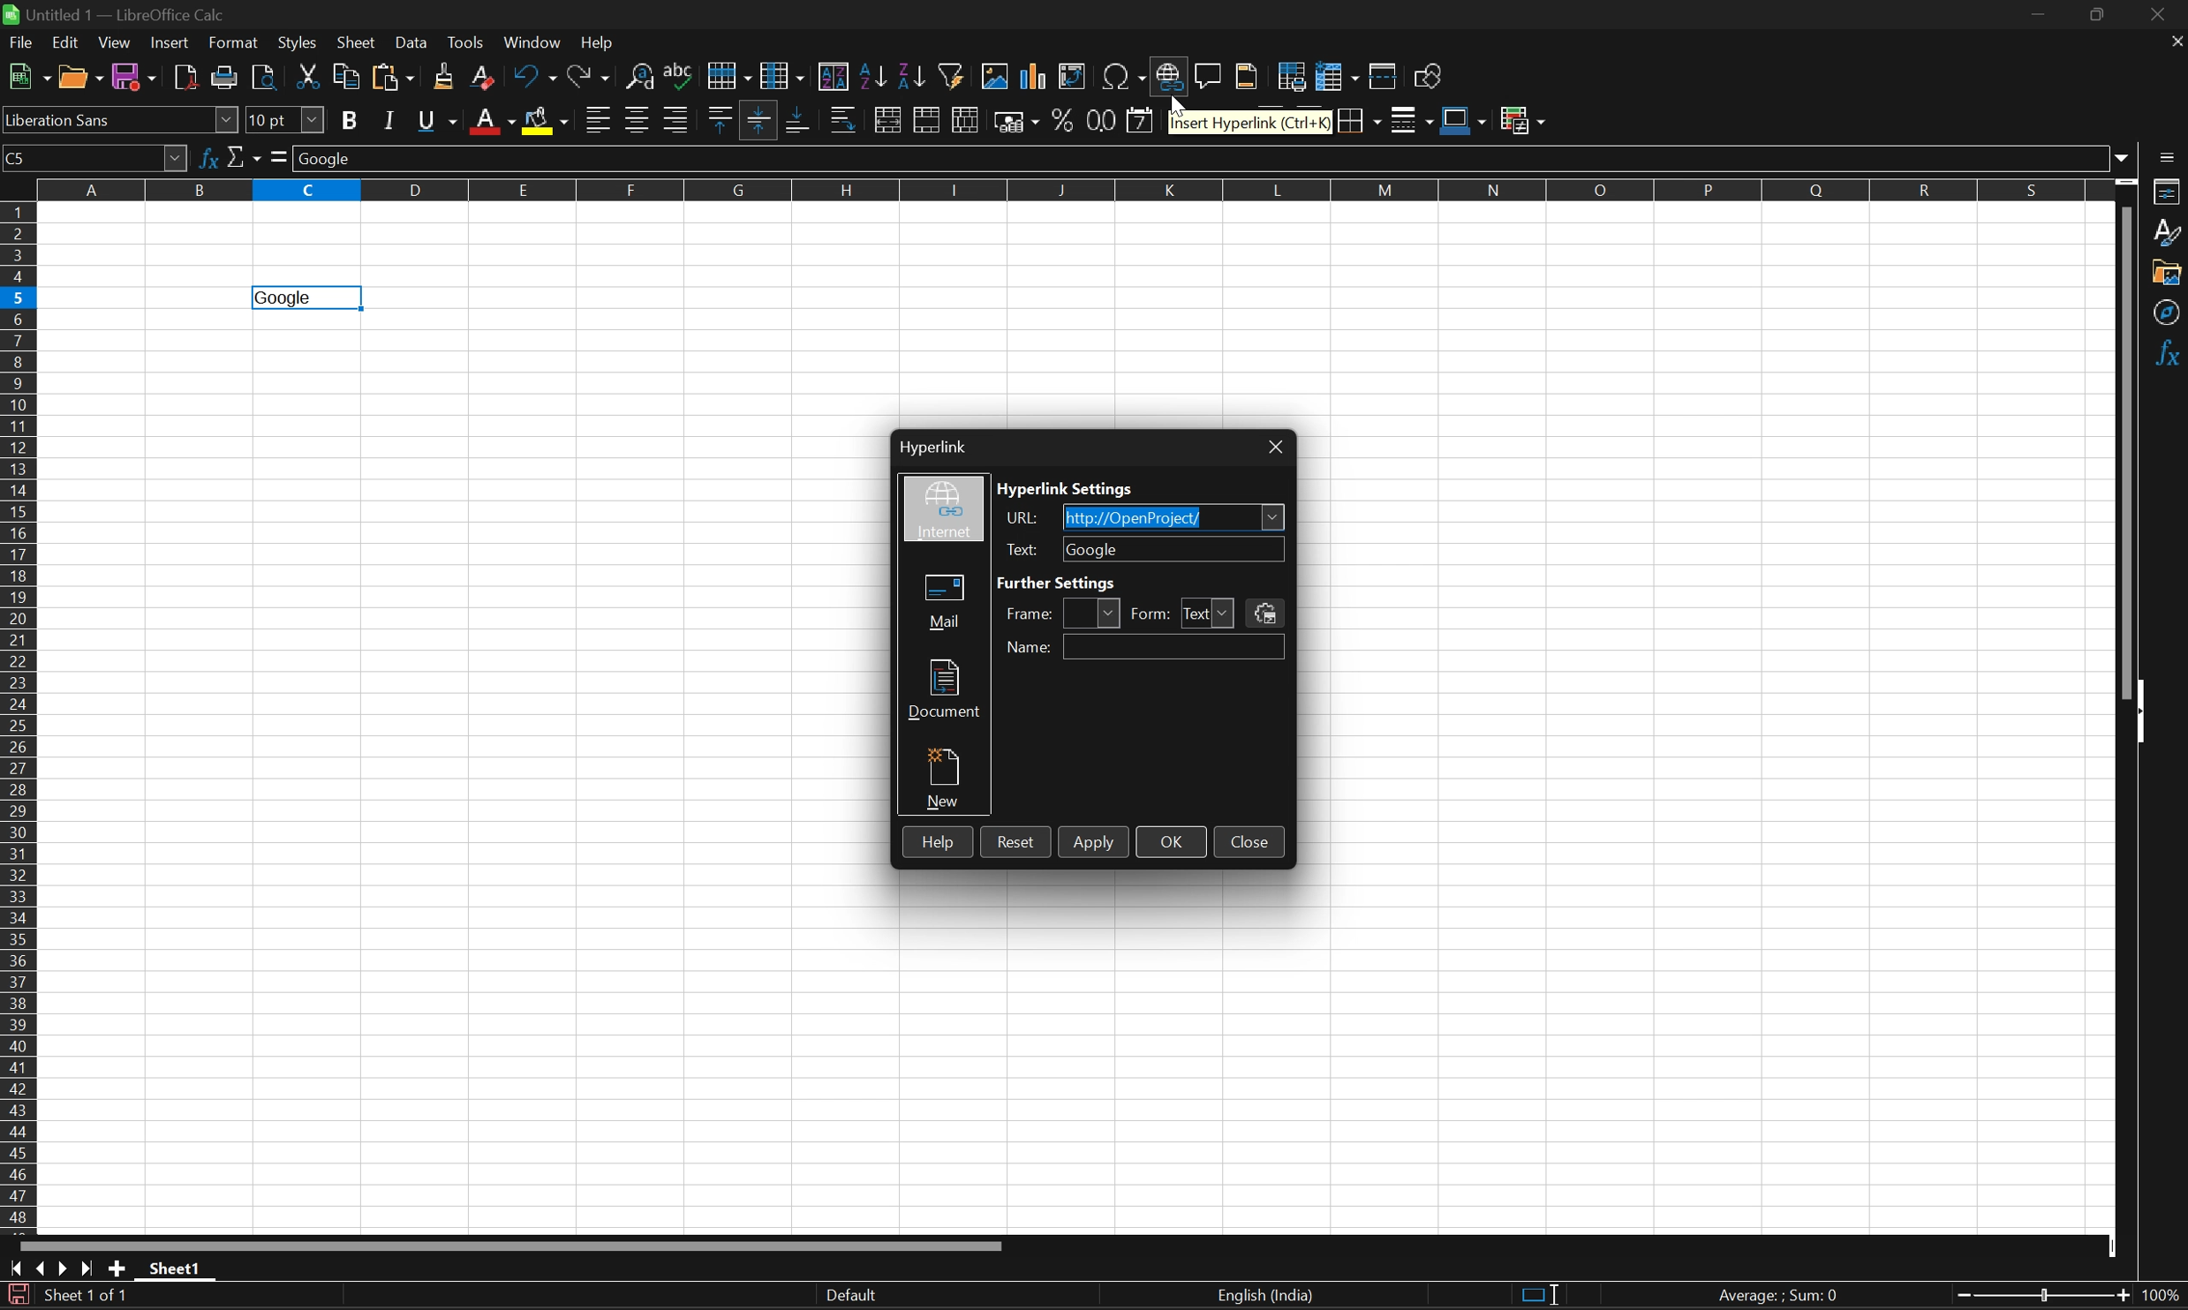 The width and height of the screenshot is (2188, 1310). Describe the element at coordinates (1094, 844) in the screenshot. I see `Apply` at that location.